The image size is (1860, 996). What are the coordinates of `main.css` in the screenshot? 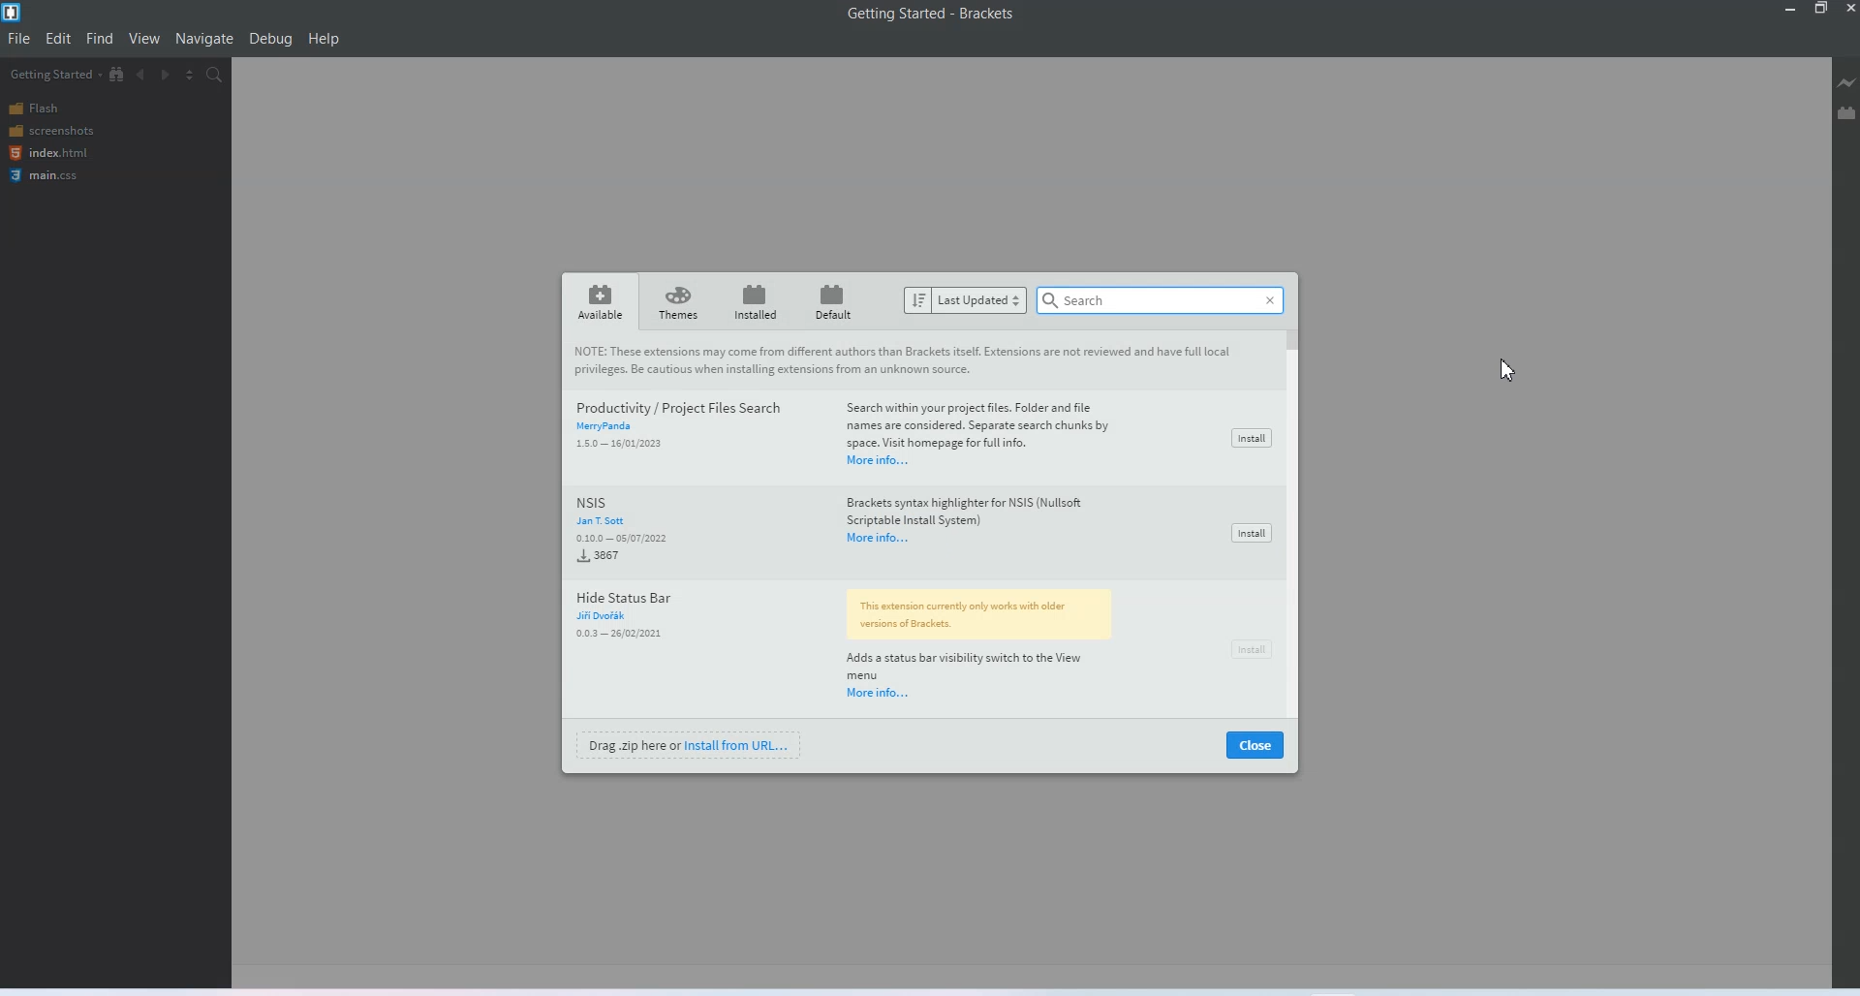 It's located at (46, 175).